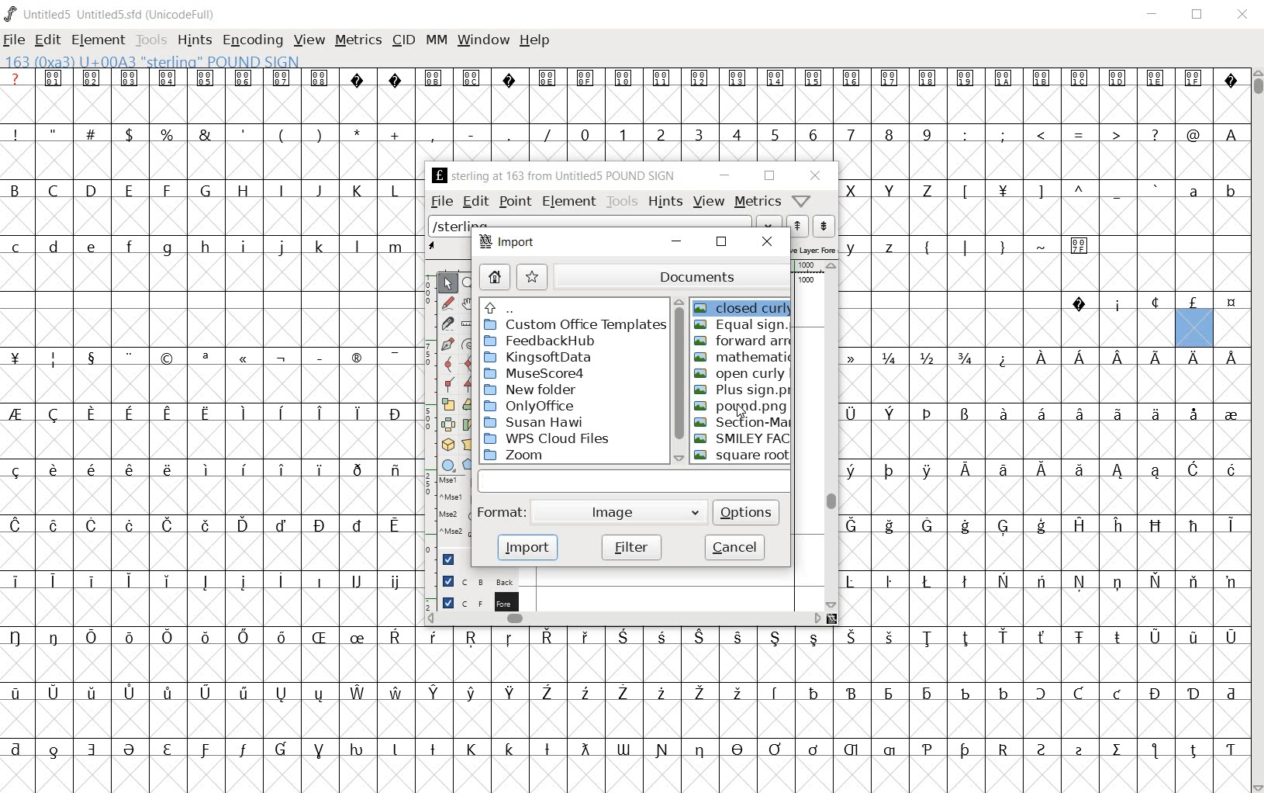 This screenshot has height=793, width=1264. Describe the element at coordinates (1196, 16) in the screenshot. I see `maximize` at that location.